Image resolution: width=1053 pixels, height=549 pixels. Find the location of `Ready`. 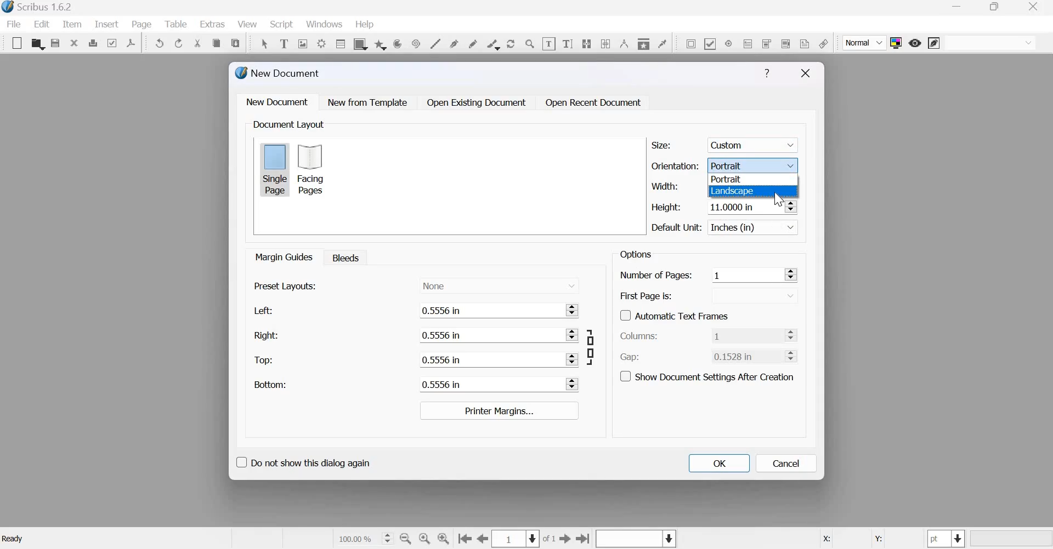

Ready is located at coordinates (14, 539).